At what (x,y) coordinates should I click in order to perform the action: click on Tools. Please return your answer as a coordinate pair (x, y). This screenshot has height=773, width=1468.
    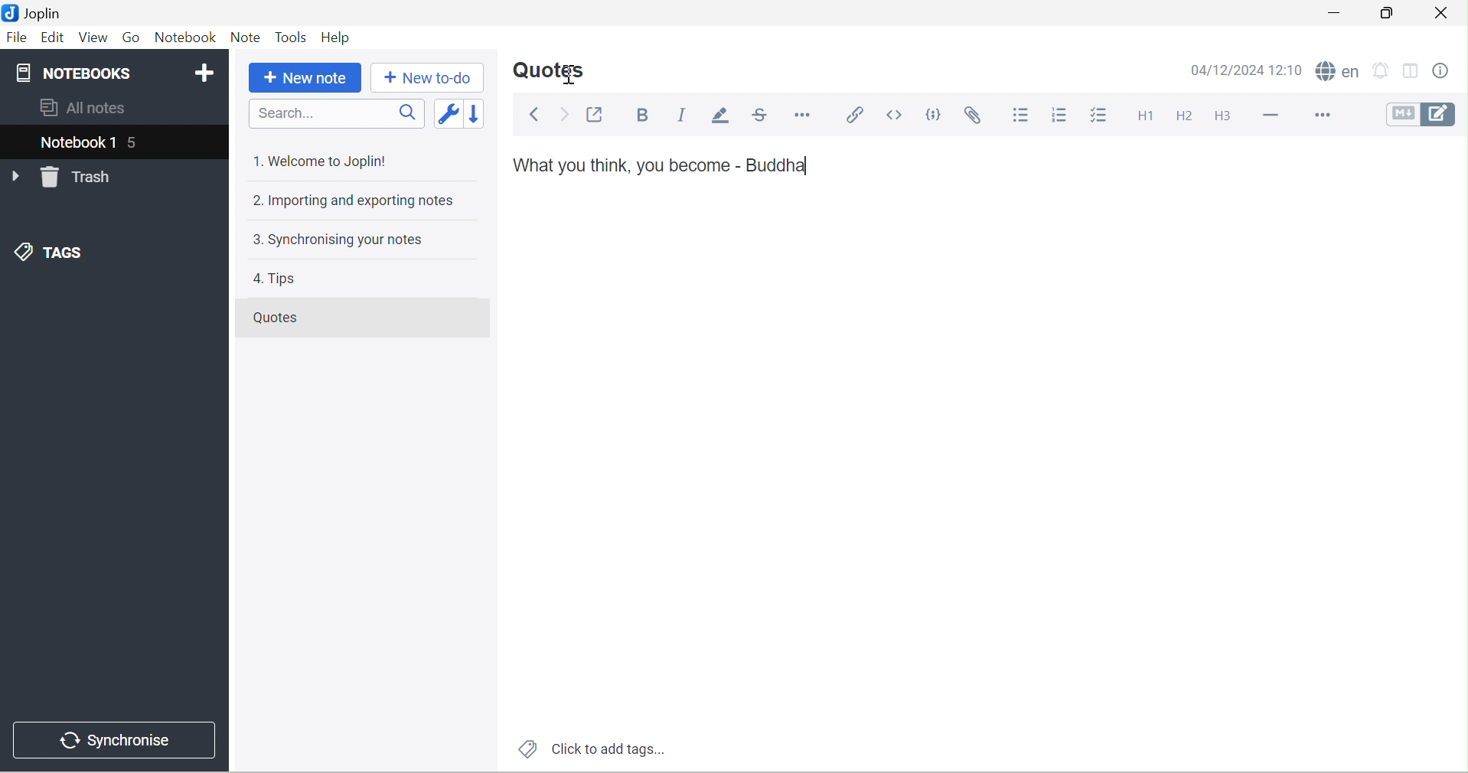
    Looking at the image, I should click on (292, 37).